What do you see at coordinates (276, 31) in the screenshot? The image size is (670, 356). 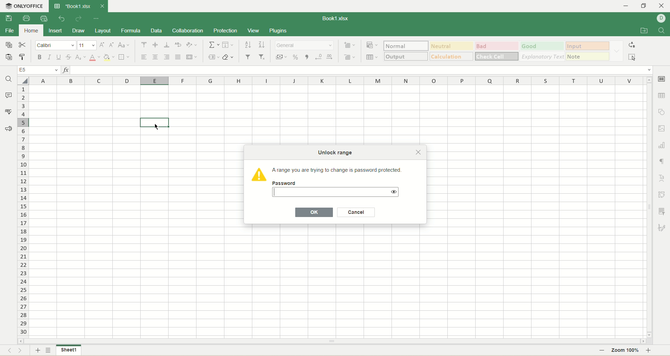 I see `plugins` at bounding box center [276, 31].